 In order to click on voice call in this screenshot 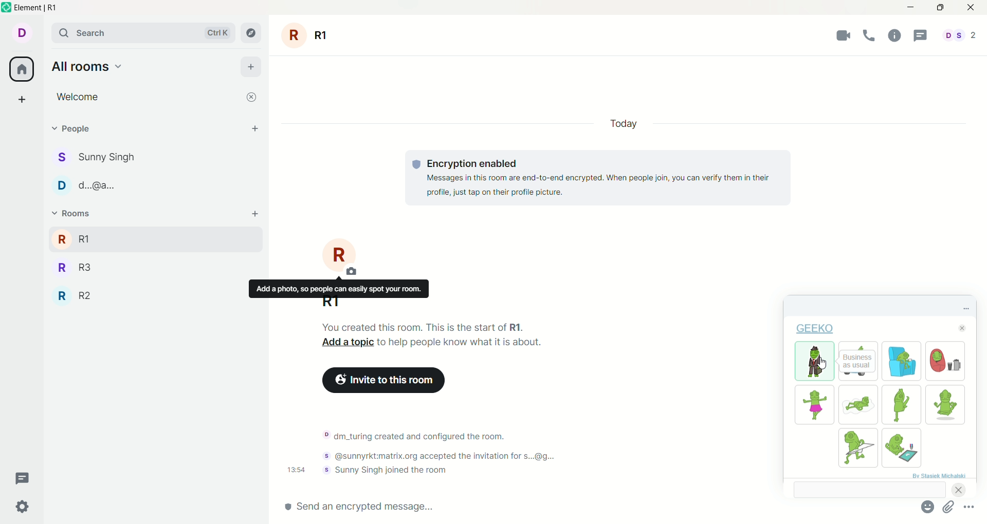, I will do `click(869, 35)`.